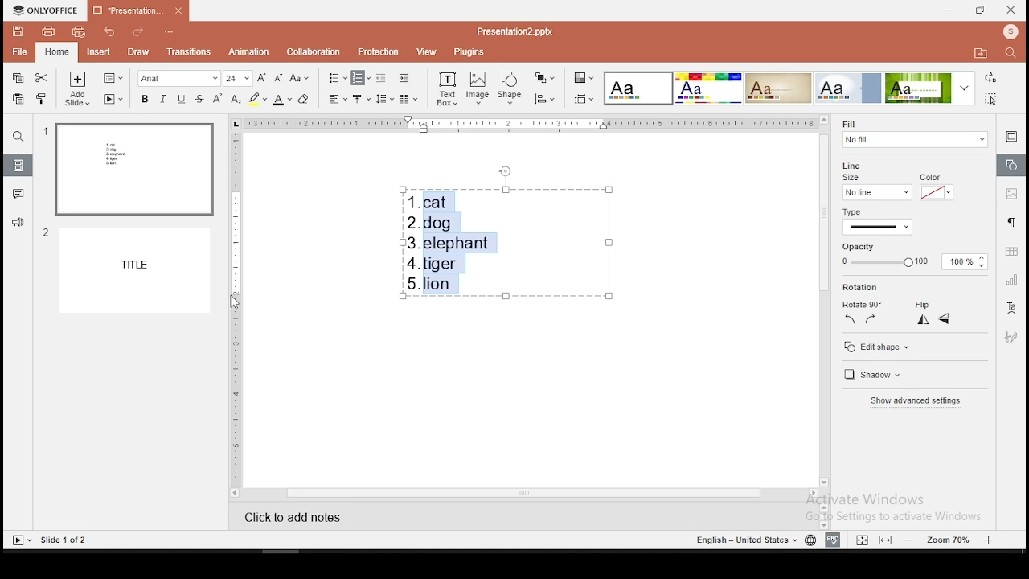 The height and width of the screenshot is (579, 1029). Describe the element at coordinates (235, 100) in the screenshot. I see `subscript` at that location.